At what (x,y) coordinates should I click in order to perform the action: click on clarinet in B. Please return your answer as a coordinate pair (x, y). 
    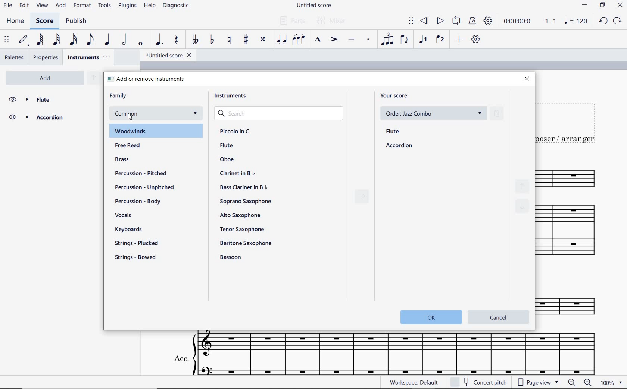
    Looking at the image, I should click on (237, 173).